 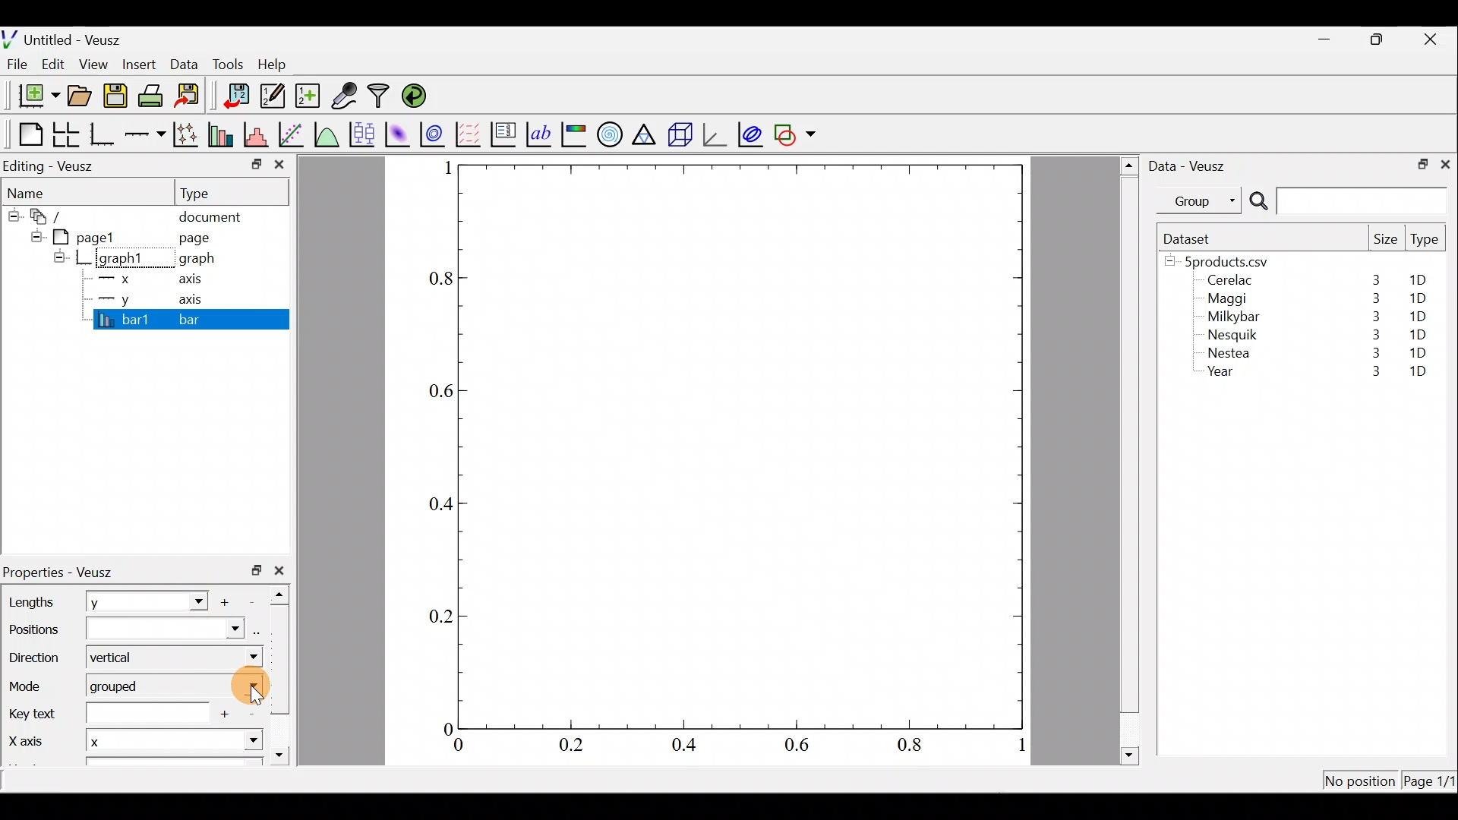 What do you see at coordinates (120, 659) in the screenshot?
I see `Vertical` at bounding box center [120, 659].